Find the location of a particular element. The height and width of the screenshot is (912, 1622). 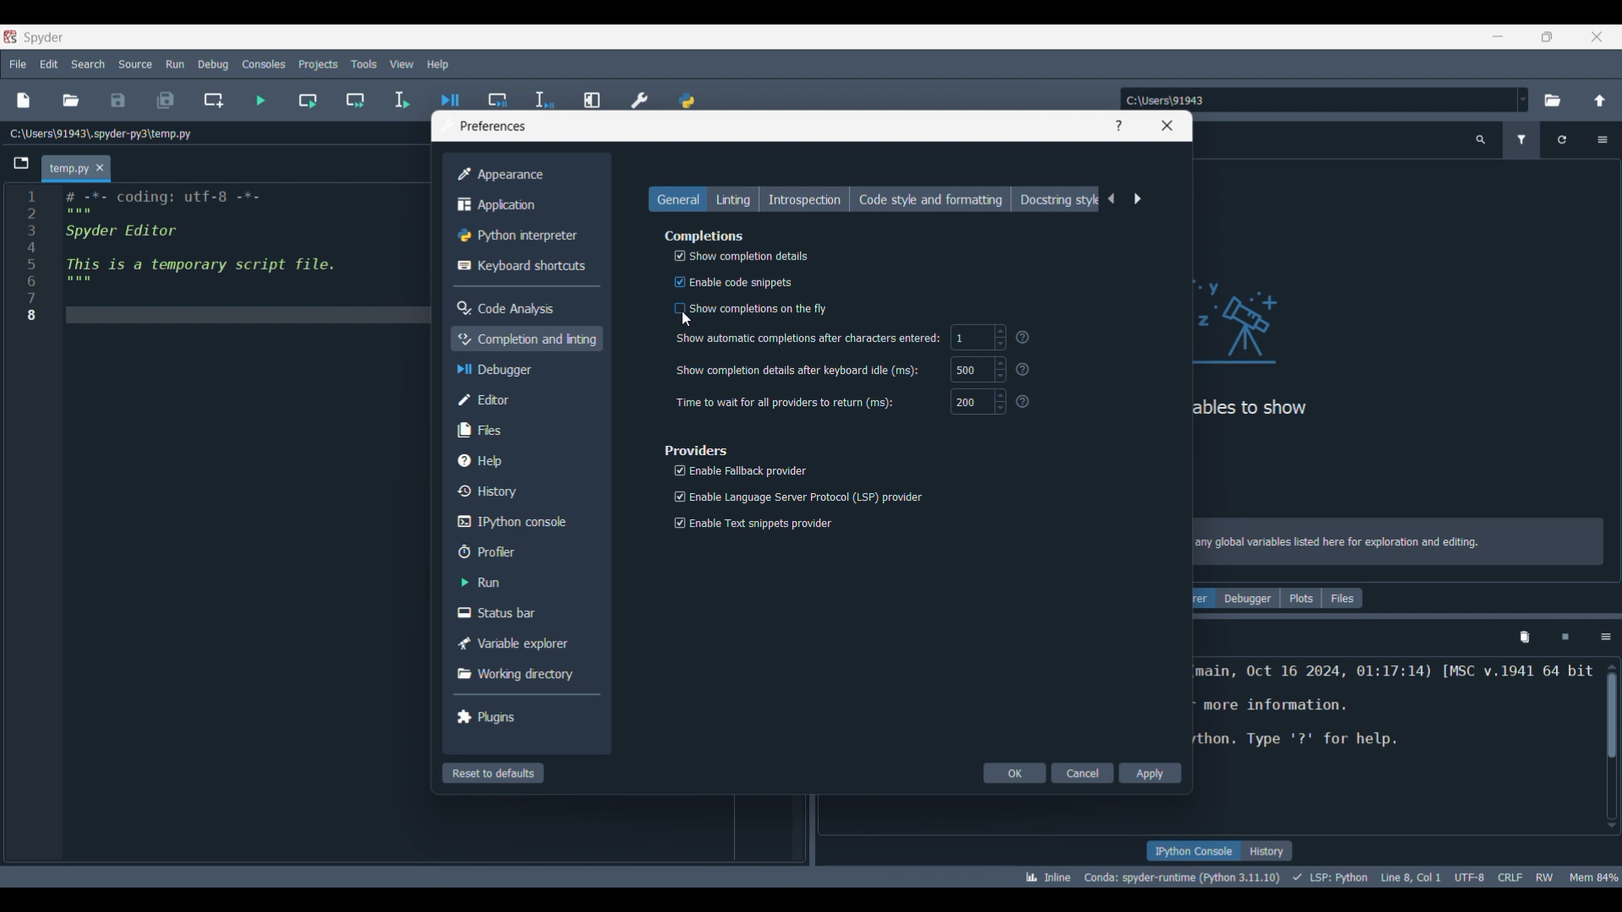

Open file is located at coordinates (70, 100).